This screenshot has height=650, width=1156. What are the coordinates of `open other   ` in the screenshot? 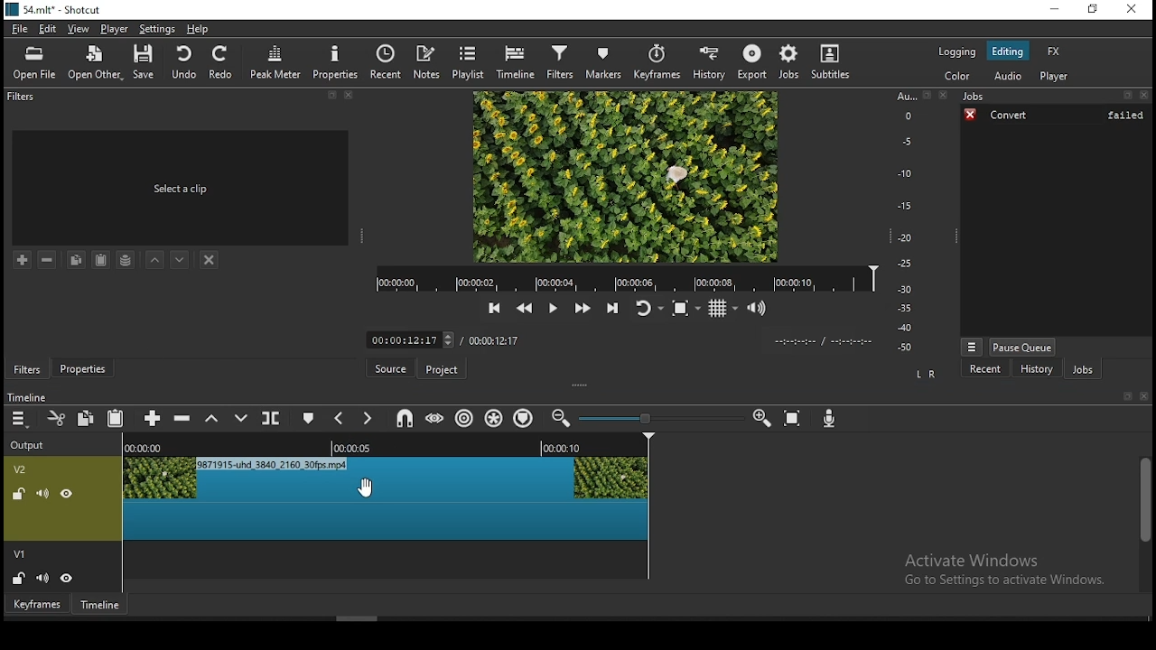 It's located at (94, 62).